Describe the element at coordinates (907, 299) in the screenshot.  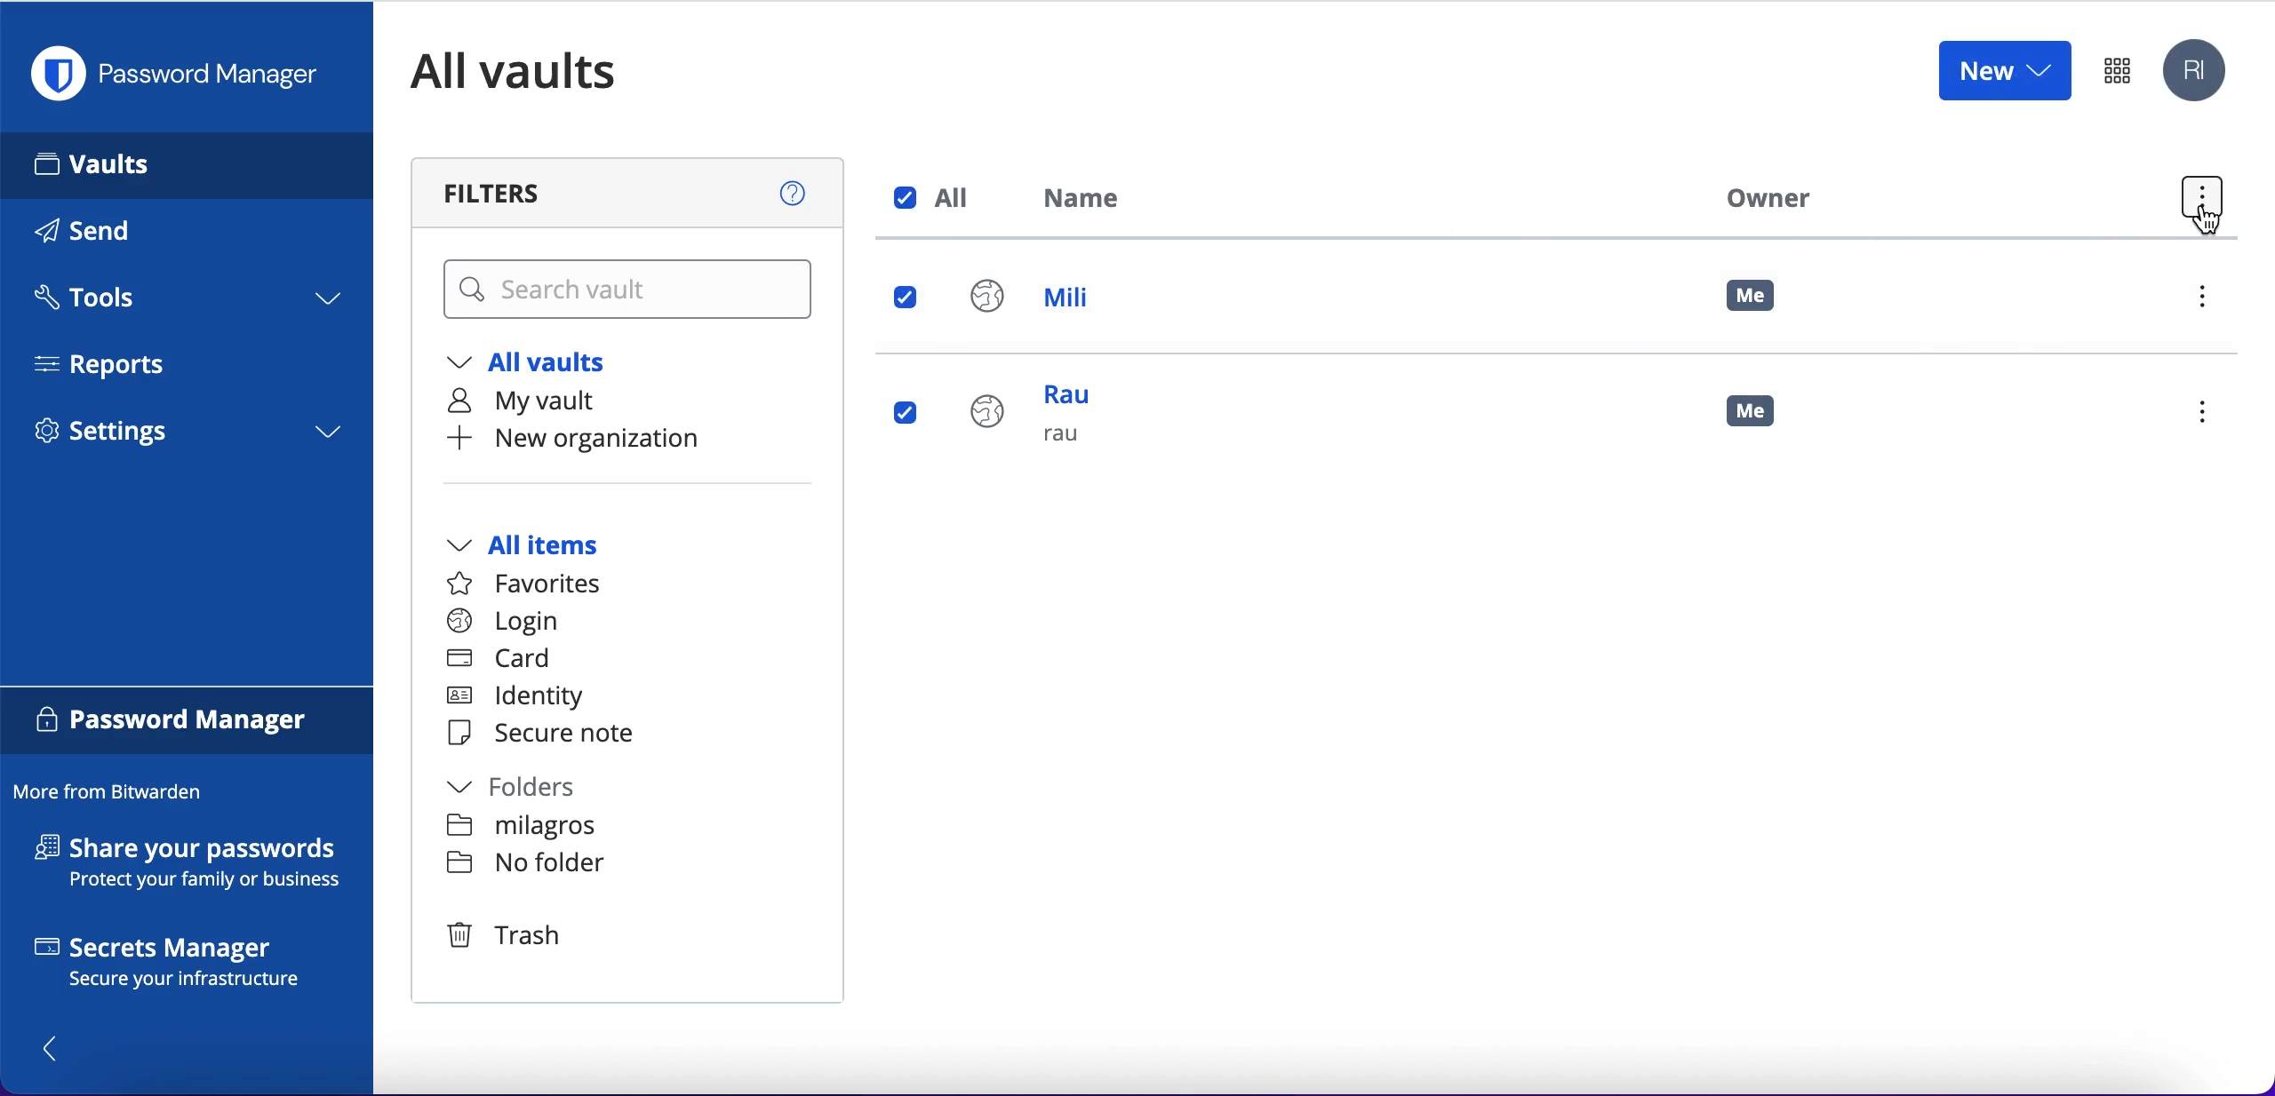
I see `select login mili` at that location.